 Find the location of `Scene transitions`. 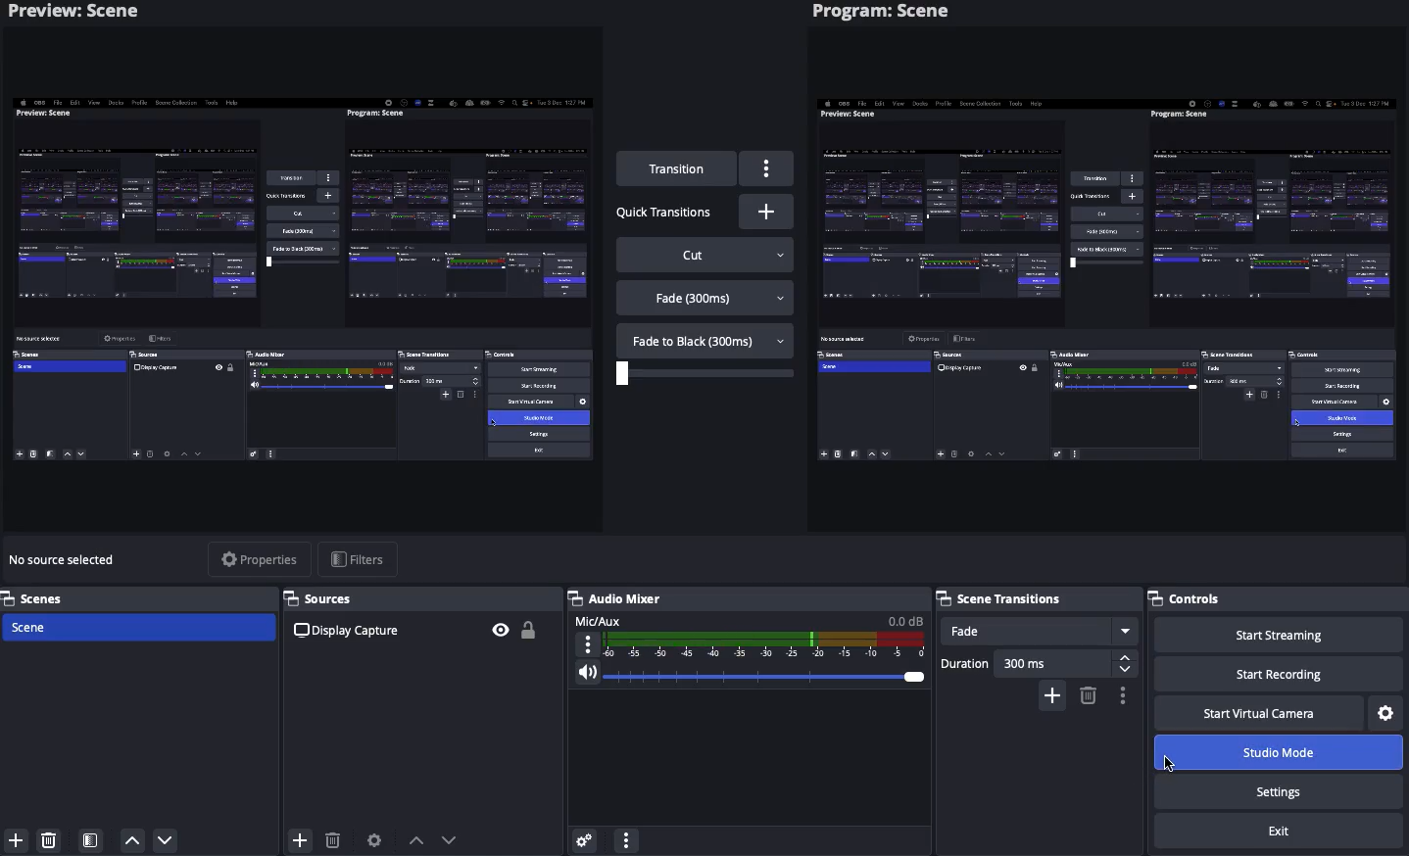

Scene transitions is located at coordinates (1035, 598).